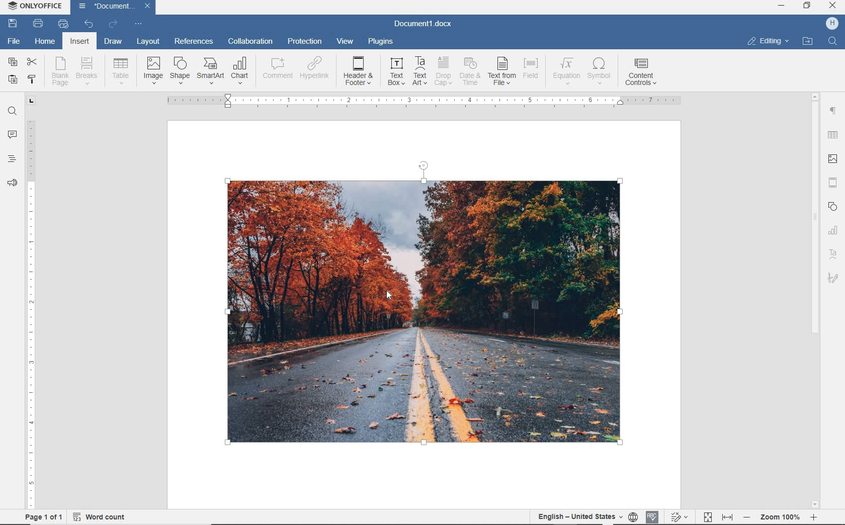 The image size is (845, 525). What do you see at coordinates (834, 204) in the screenshot?
I see `Shapes` at bounding box center [834, 204].